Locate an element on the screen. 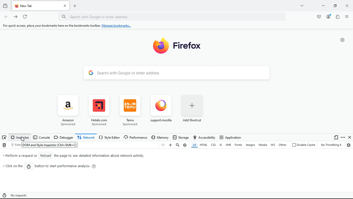  more is located at coordinates (301, 5).